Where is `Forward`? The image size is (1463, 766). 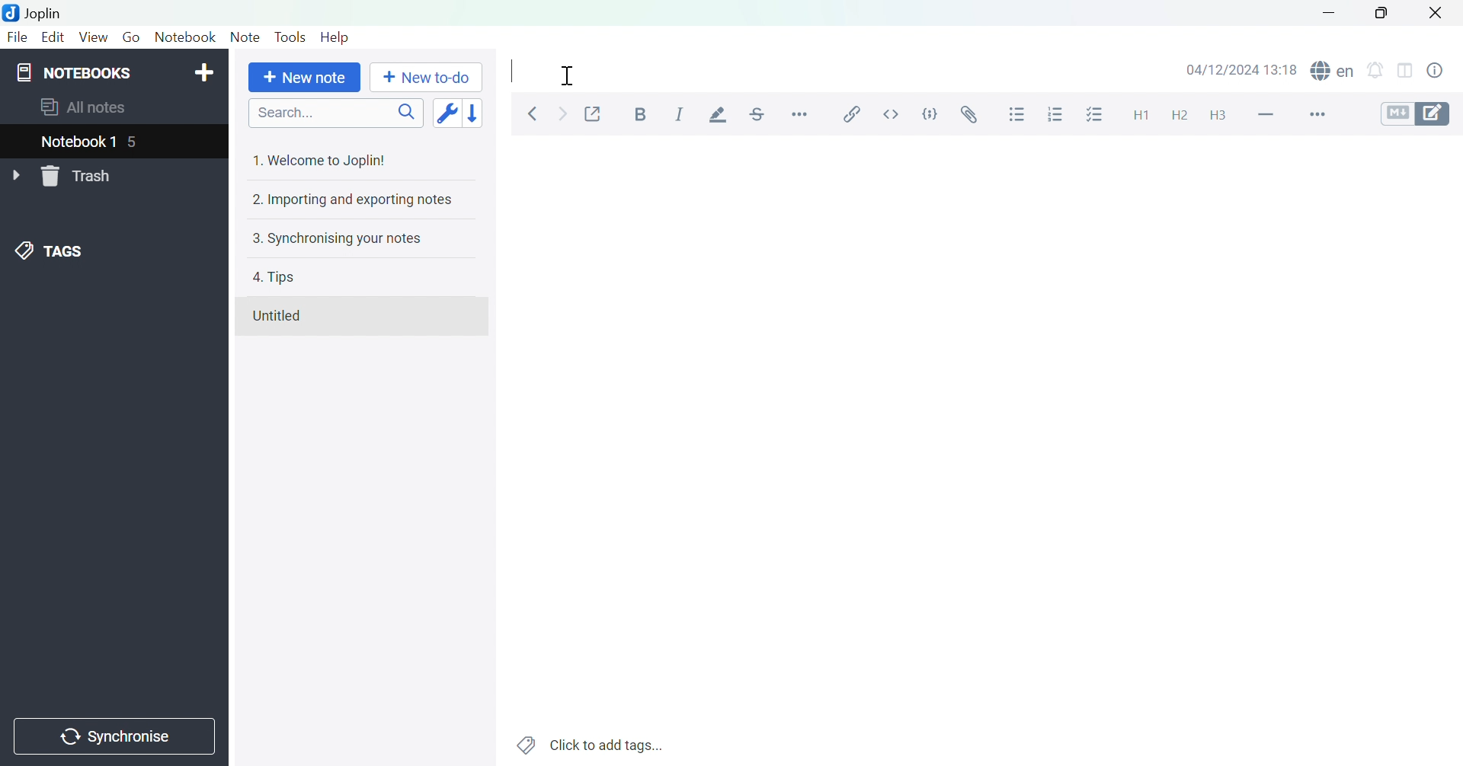
Forward is located at coordinates (561, 112).